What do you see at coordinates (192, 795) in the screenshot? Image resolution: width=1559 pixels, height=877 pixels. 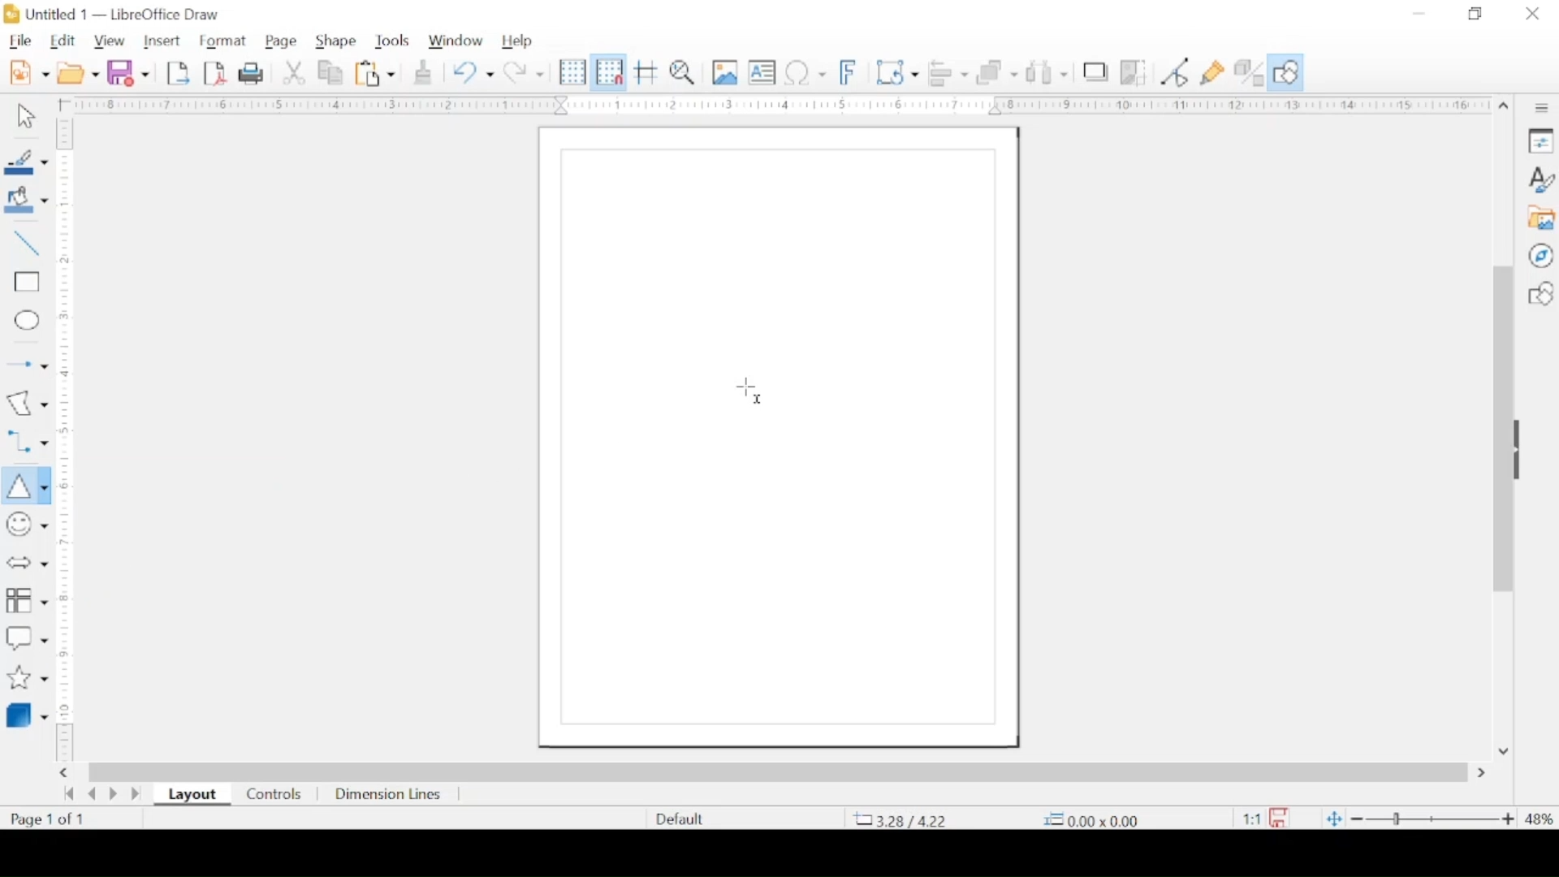 I see `layout` at bounding box center [192, 795].